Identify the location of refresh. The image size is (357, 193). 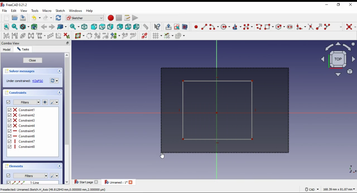
(59, 18).